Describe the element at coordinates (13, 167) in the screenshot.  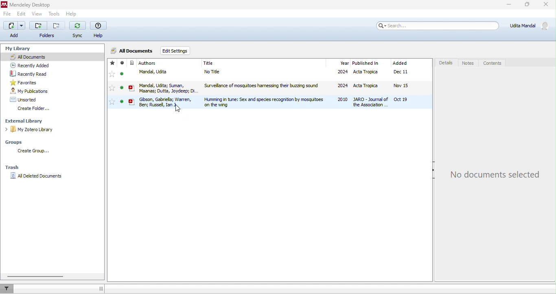
I see `trash` at that location.